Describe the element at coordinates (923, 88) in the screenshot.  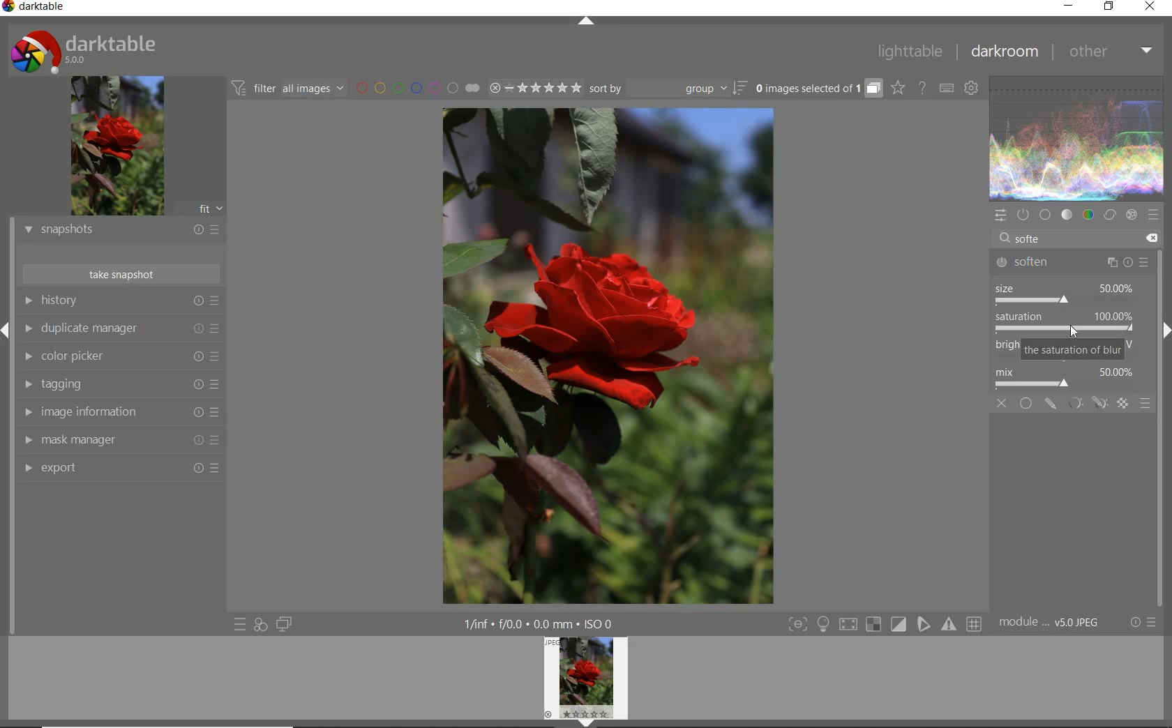
I see `enable online help` at that location.